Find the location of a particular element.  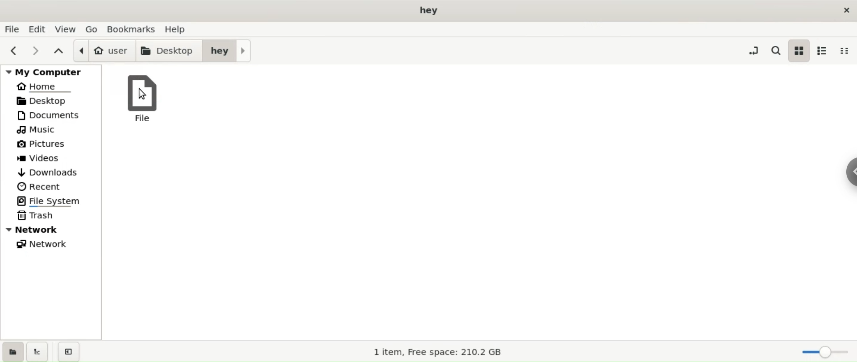

show places is located at coordinates (12, 351).